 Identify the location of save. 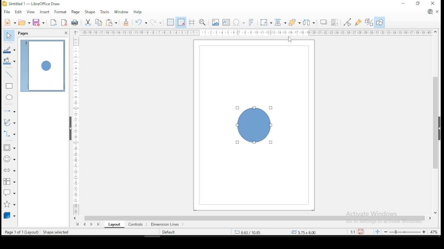
(361, 232).